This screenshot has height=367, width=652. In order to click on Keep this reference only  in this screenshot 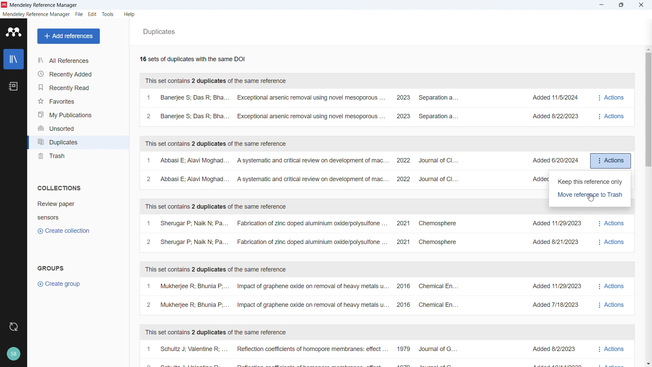, I will do `click(590, 181)`.